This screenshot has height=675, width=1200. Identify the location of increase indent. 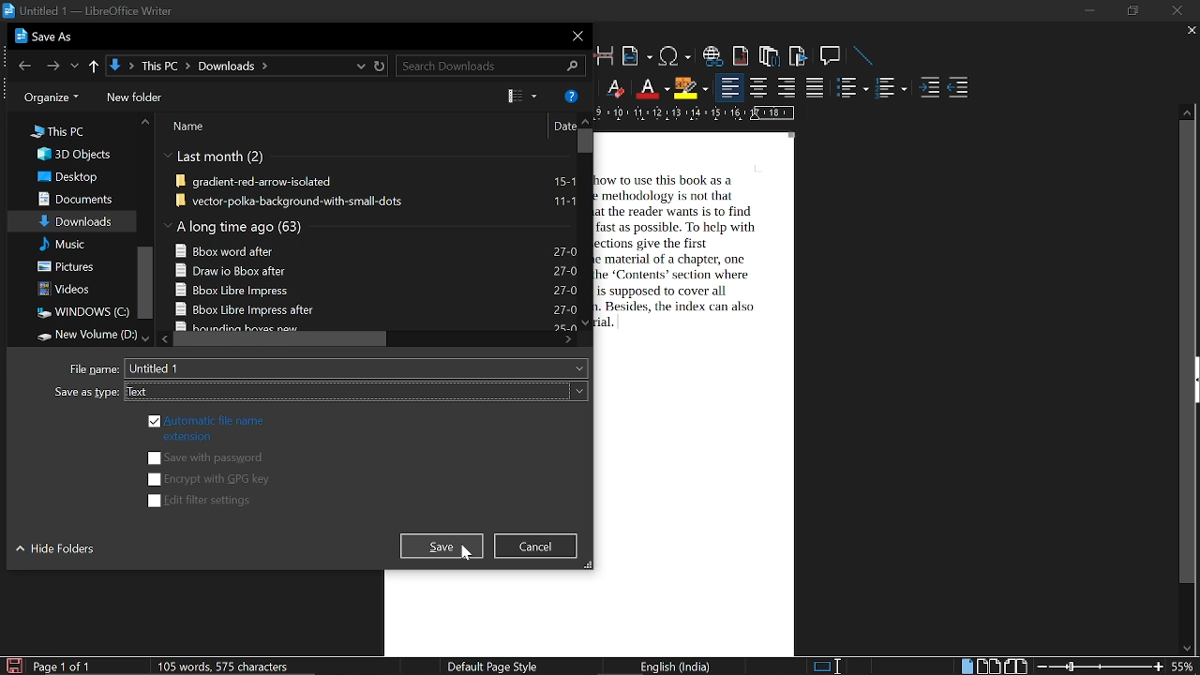
(929, 88).